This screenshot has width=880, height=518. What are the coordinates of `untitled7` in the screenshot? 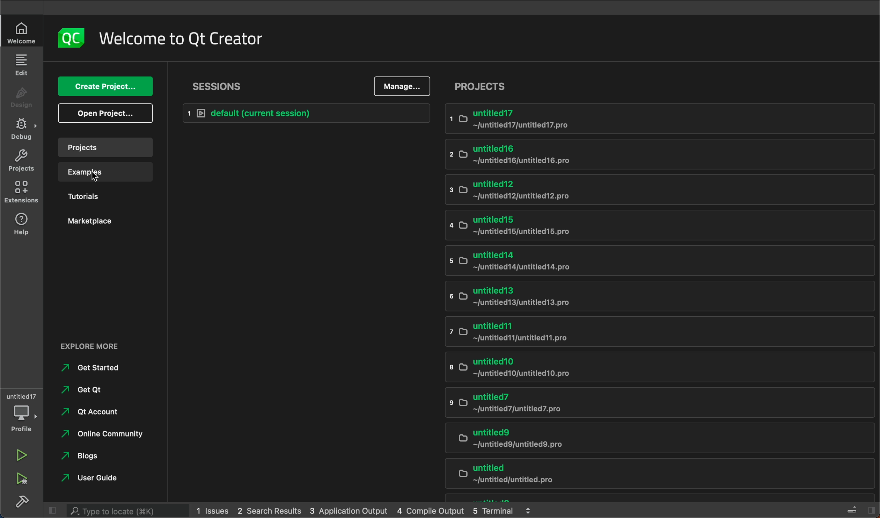 It's located at (648, 403).